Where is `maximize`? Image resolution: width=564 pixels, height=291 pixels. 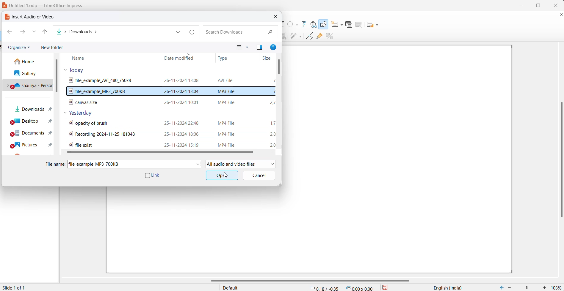 maximize is located at coordinates (540, 6).